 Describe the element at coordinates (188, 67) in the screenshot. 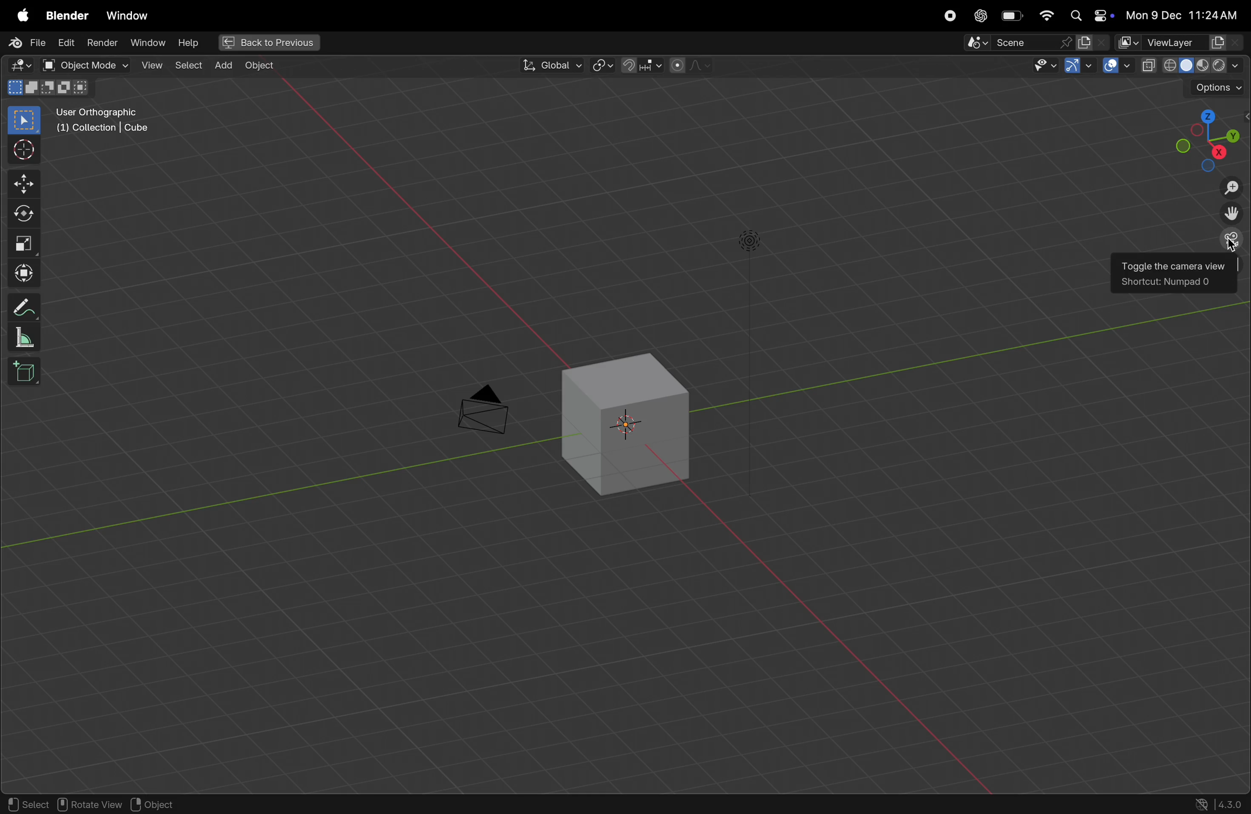

I see `select` at that location.